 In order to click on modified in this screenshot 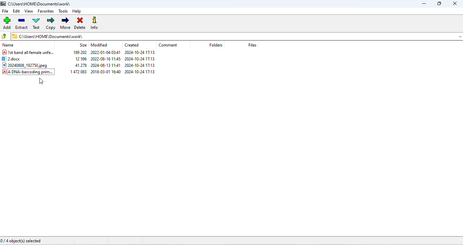, I will do `click(99, 45)`.